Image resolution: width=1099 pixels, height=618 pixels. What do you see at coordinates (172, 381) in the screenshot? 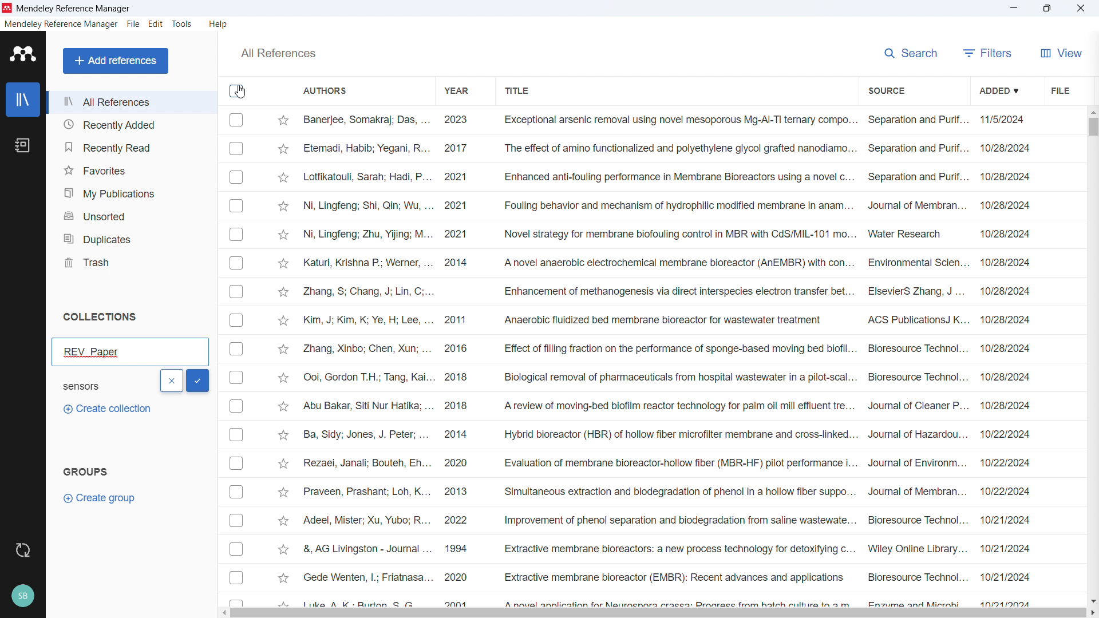
I see `Cross ` at bounding box center [172, 381].